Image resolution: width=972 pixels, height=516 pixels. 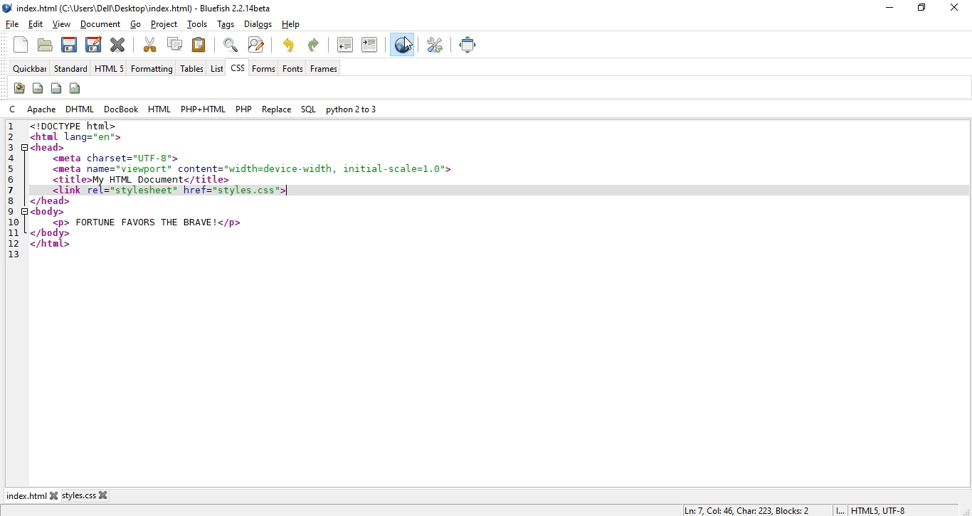 I want to click on redo, so click(x=316, y=43).